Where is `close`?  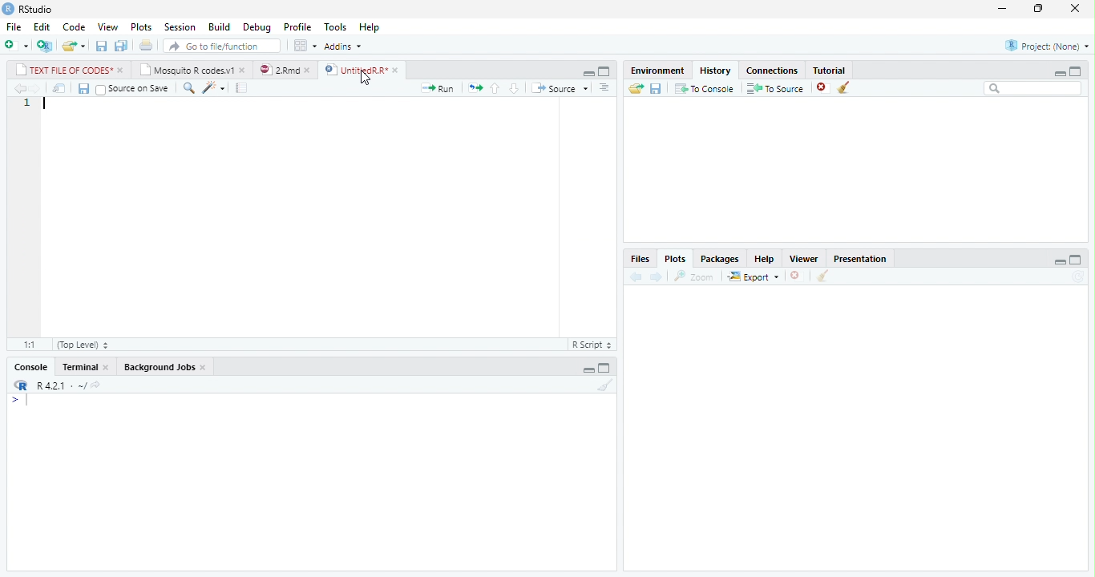
close is located at coordinates (798, 276).